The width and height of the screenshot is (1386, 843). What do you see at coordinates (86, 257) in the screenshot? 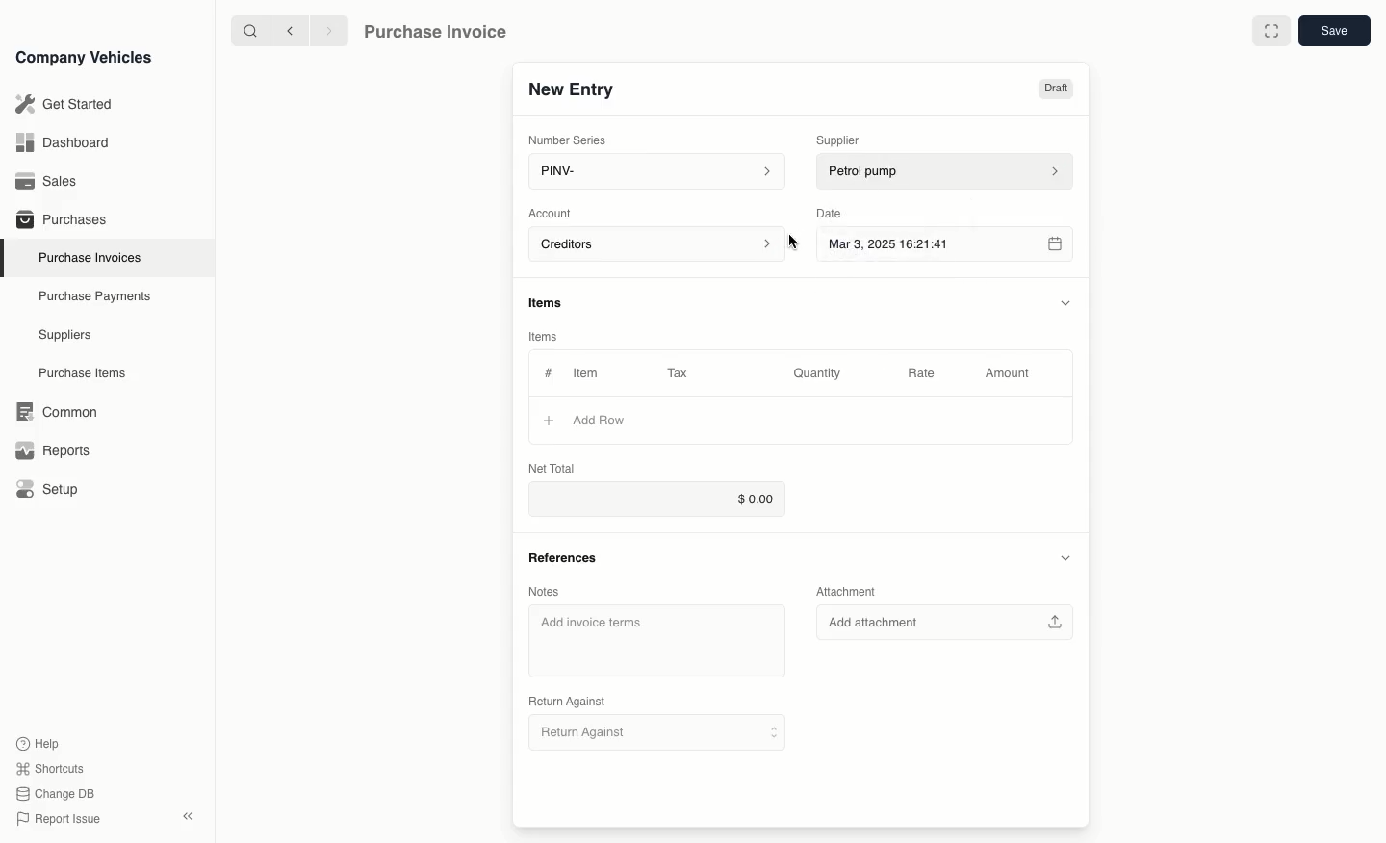
I see `Purchase Invoices` at bounding box center [86, 257].